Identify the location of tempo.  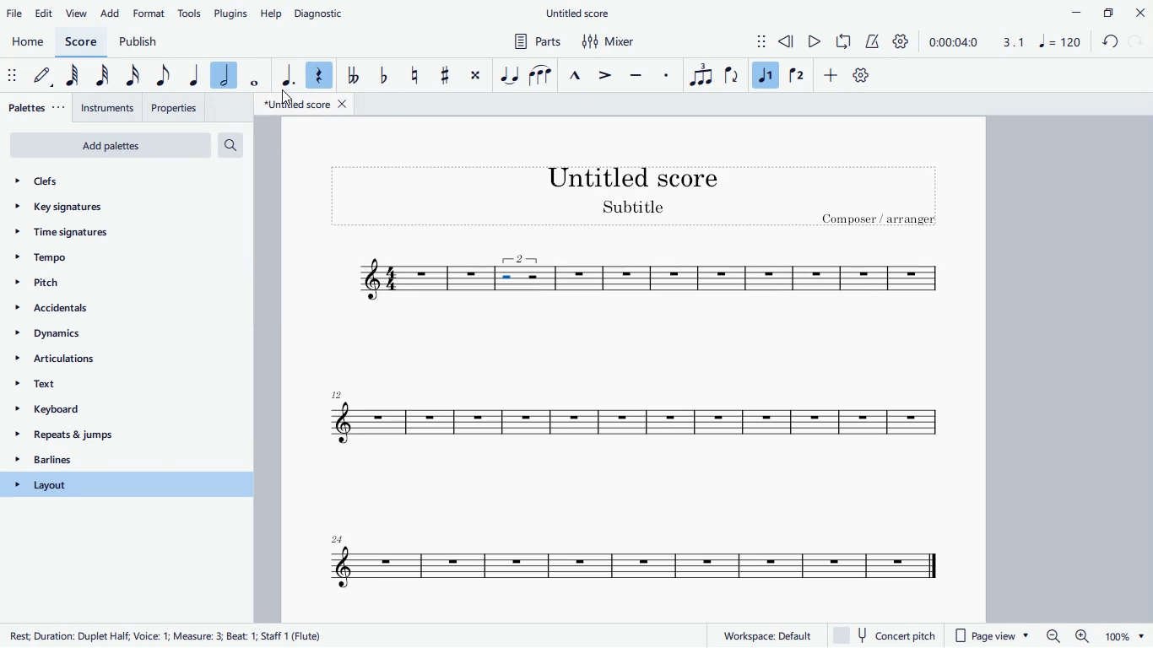
(99, 259).